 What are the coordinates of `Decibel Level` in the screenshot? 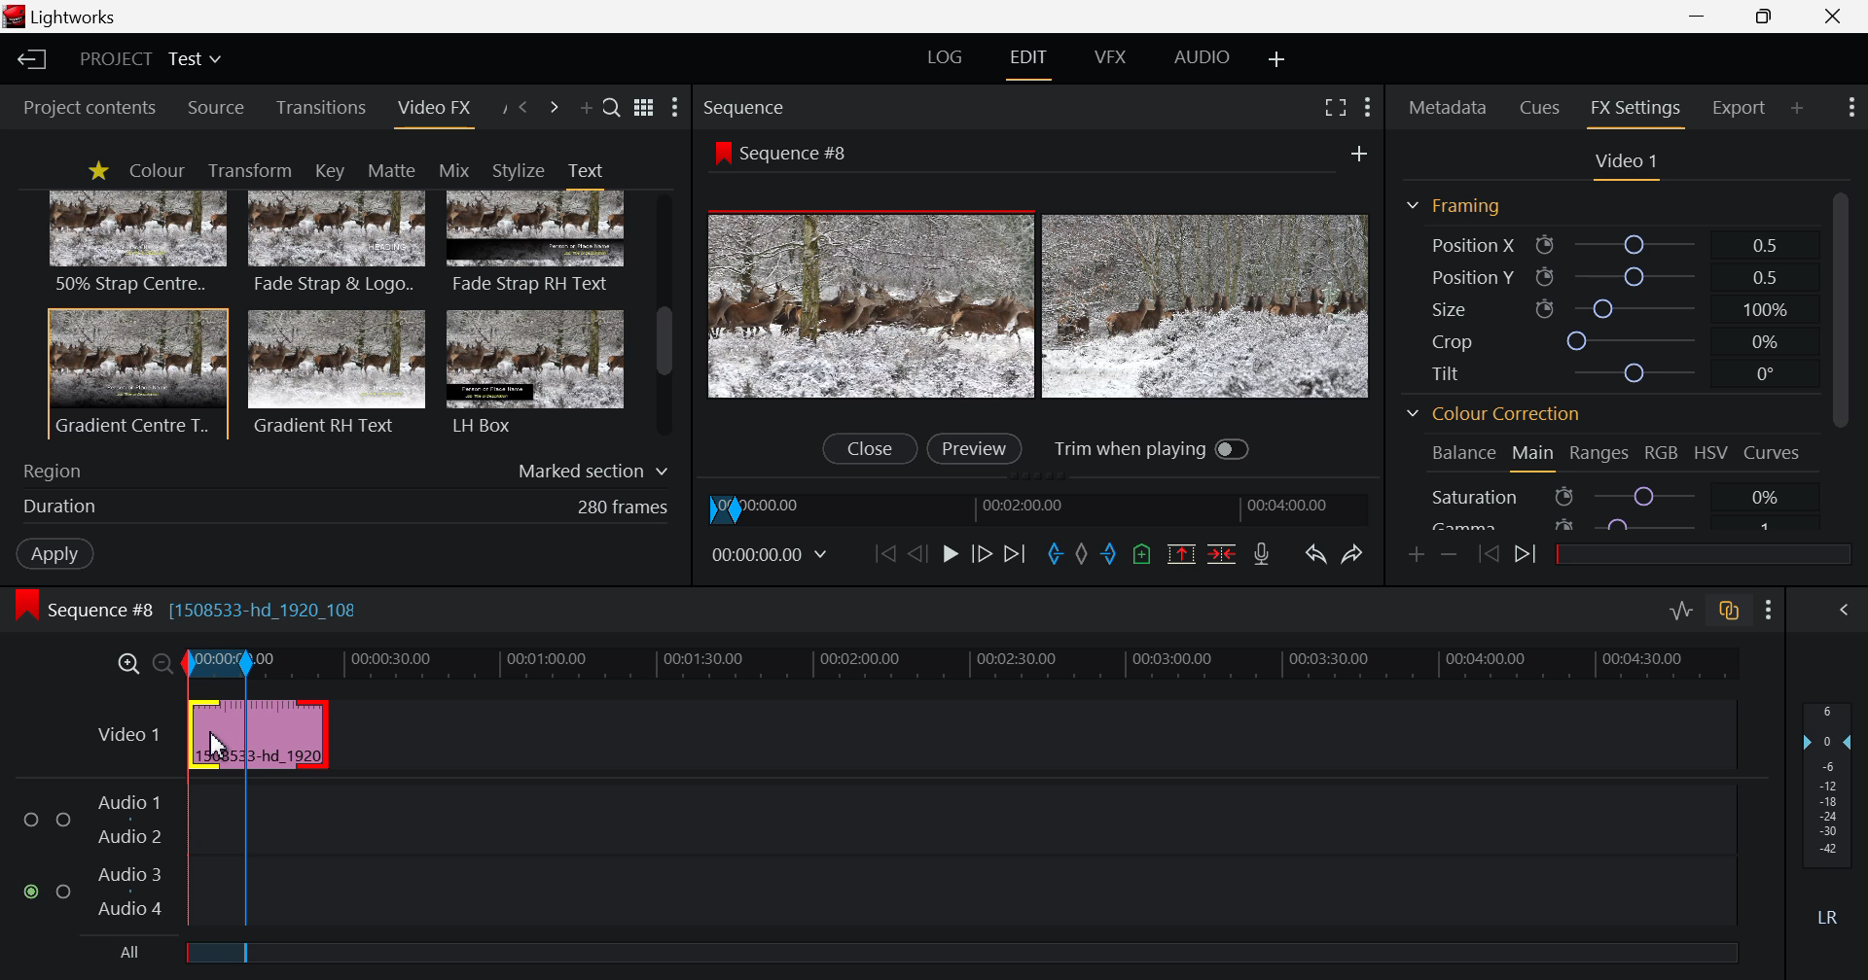 It's located at (1828, 818).